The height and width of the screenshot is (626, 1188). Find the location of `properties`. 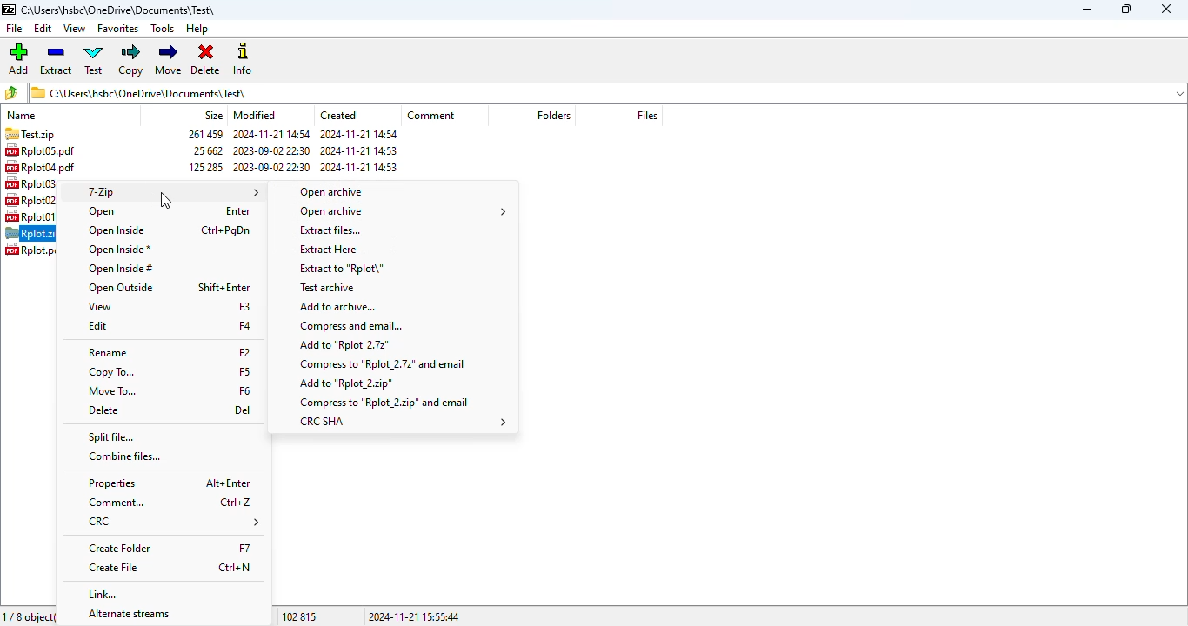

properties is located at coordinates (111, 483).